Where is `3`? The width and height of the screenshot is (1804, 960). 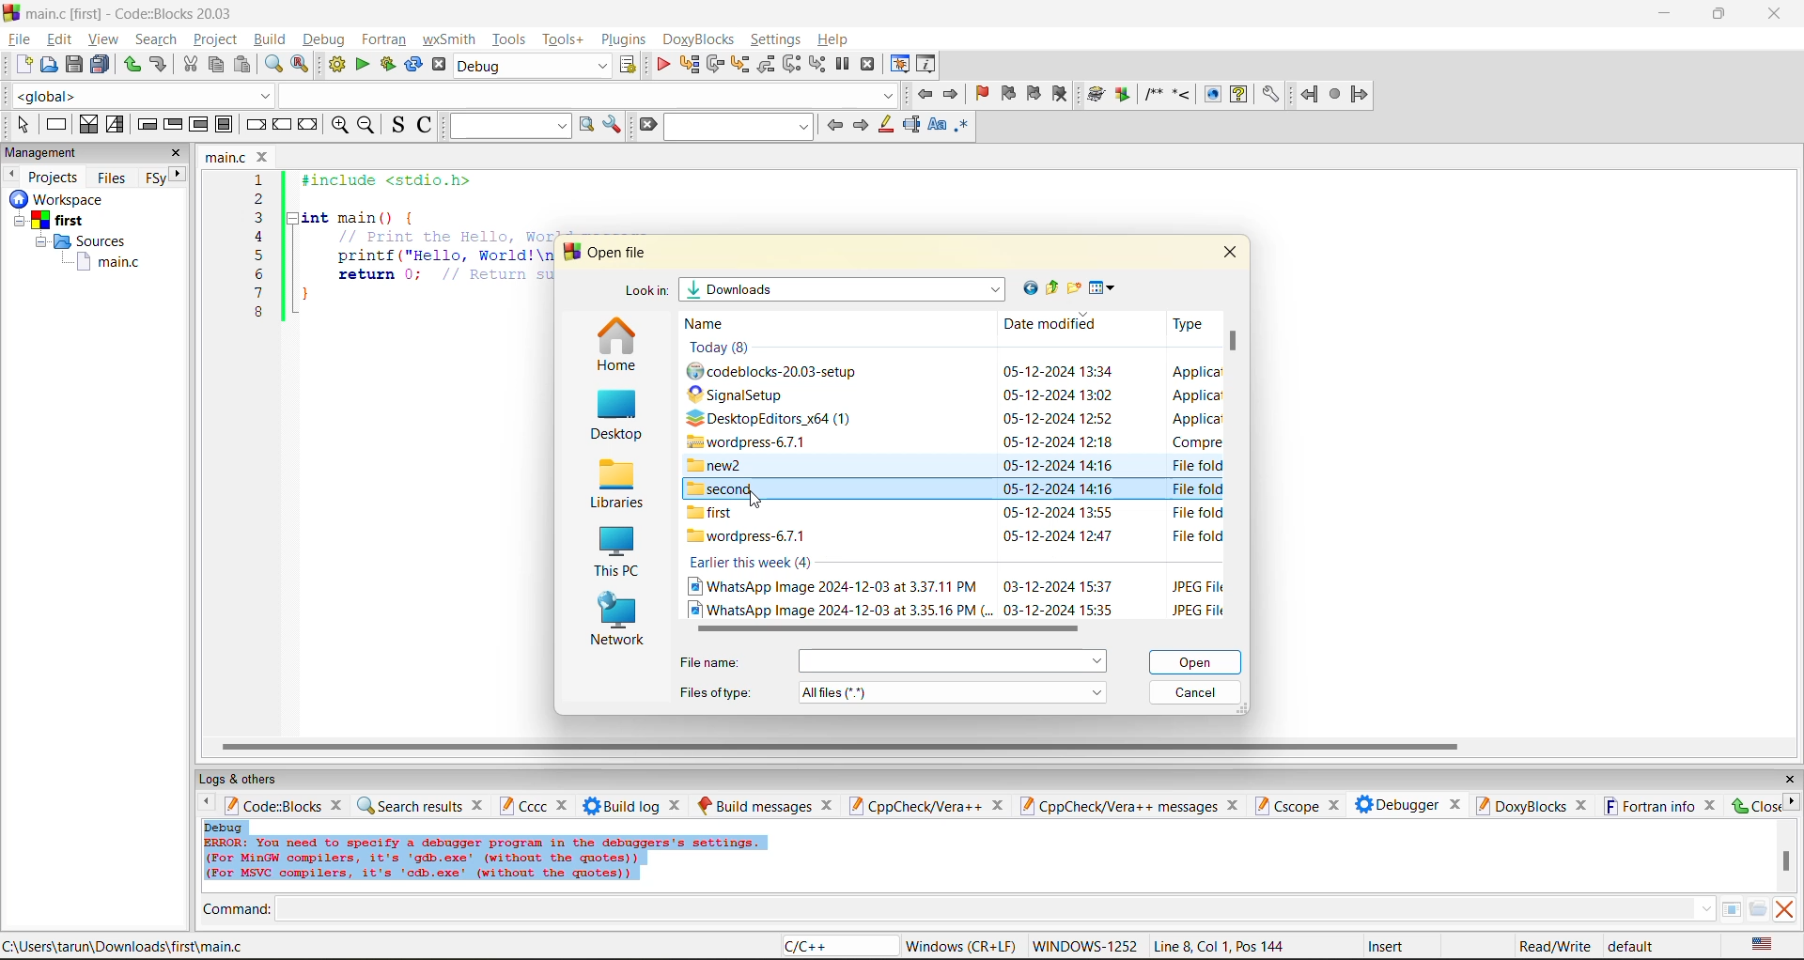
3 is located at coordinates (259, 217).